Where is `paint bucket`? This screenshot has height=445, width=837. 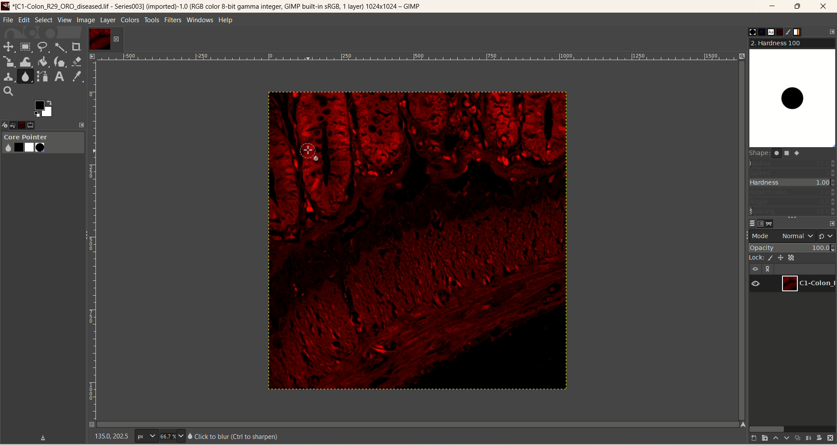
paint bucket is located at coordinates (44, 61).